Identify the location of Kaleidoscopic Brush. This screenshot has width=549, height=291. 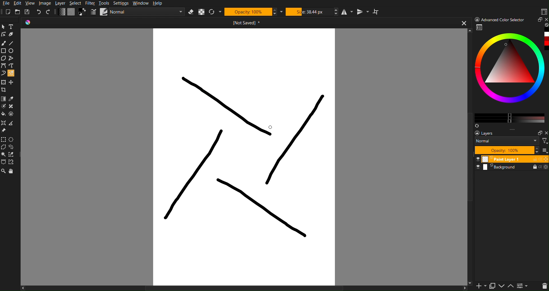
(246, 156).